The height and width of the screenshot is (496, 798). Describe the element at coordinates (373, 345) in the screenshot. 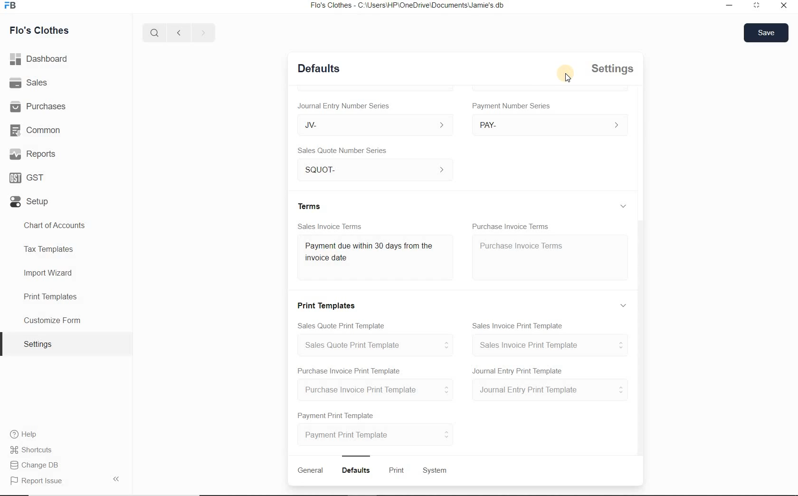

I see `Sales Quote Print Template` at that location.